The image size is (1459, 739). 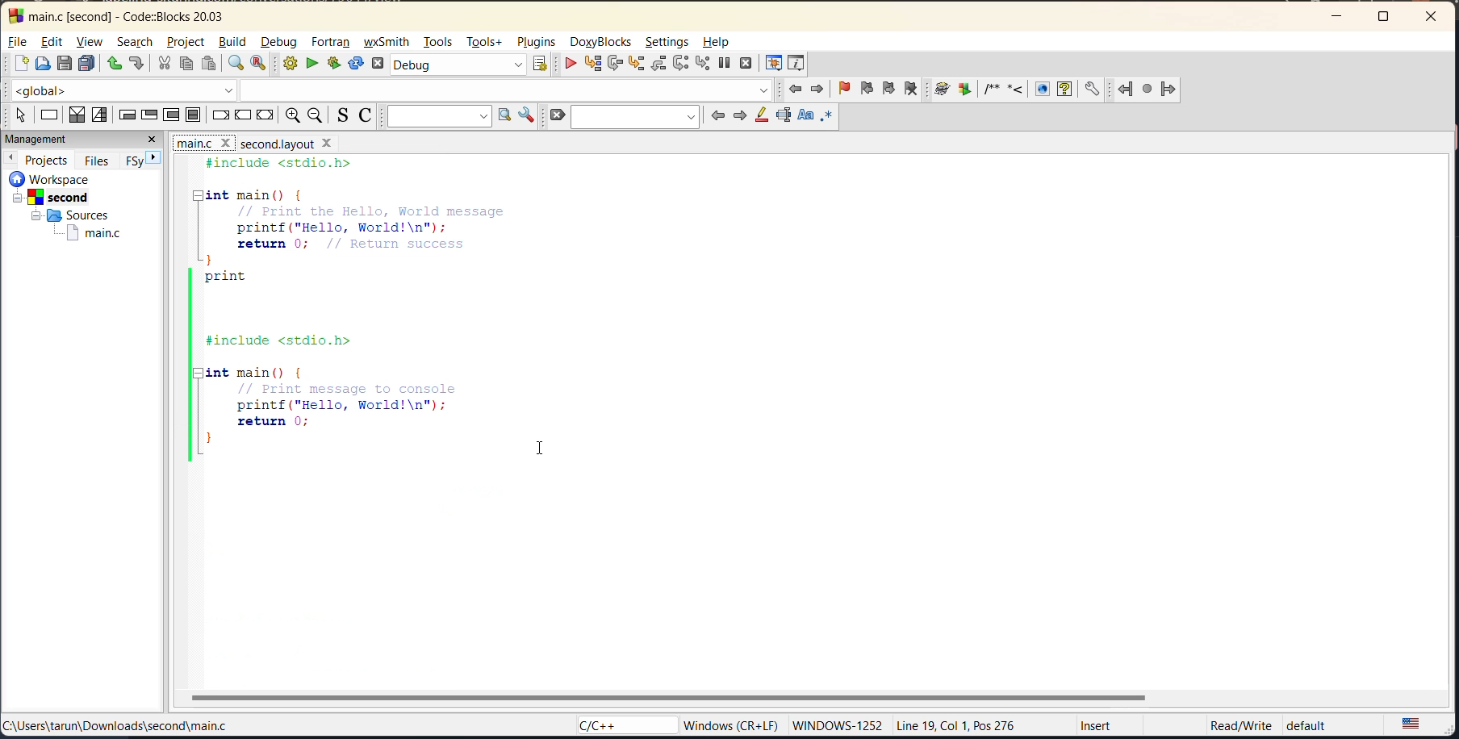 What do you see at coordinates (670, 698) in the screenshot?
I see `horizontal scroll bar` at bounding box center [670, 698].